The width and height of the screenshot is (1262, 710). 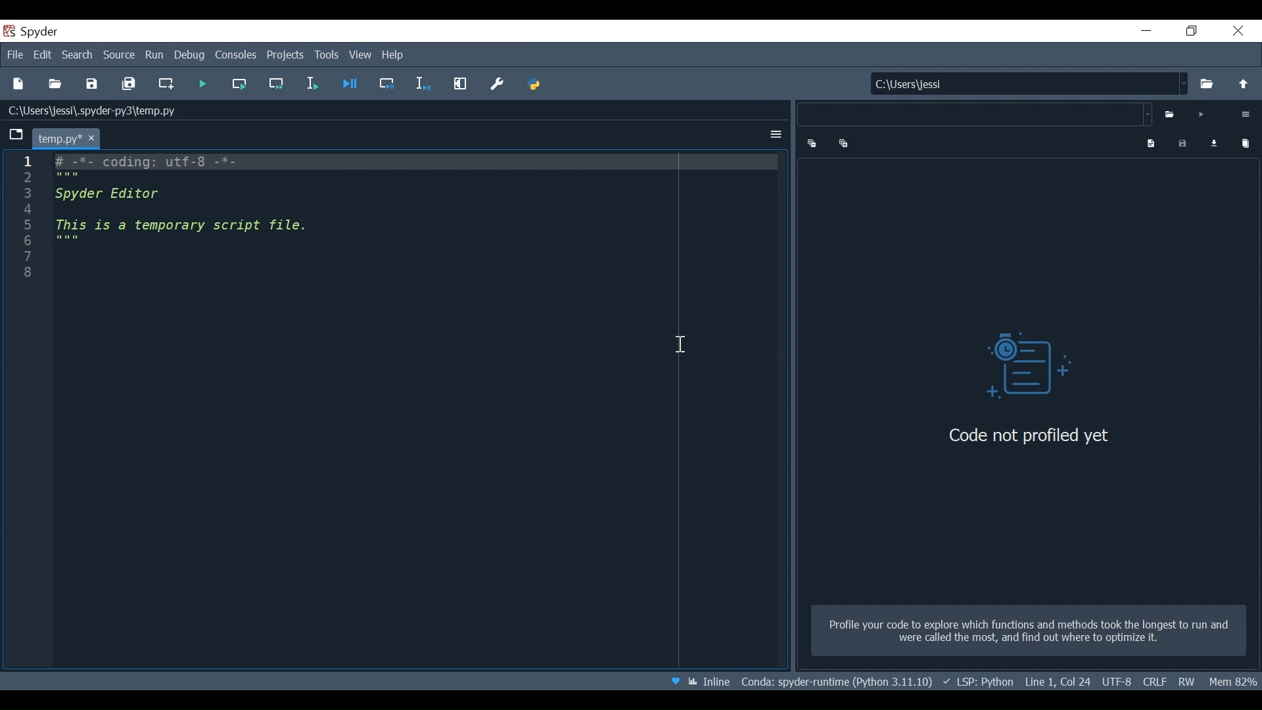 What do you see at coordinates (1040, 438) in the screenshot?
I see `Code not profiled yet` at bounding box center [1040, 438].